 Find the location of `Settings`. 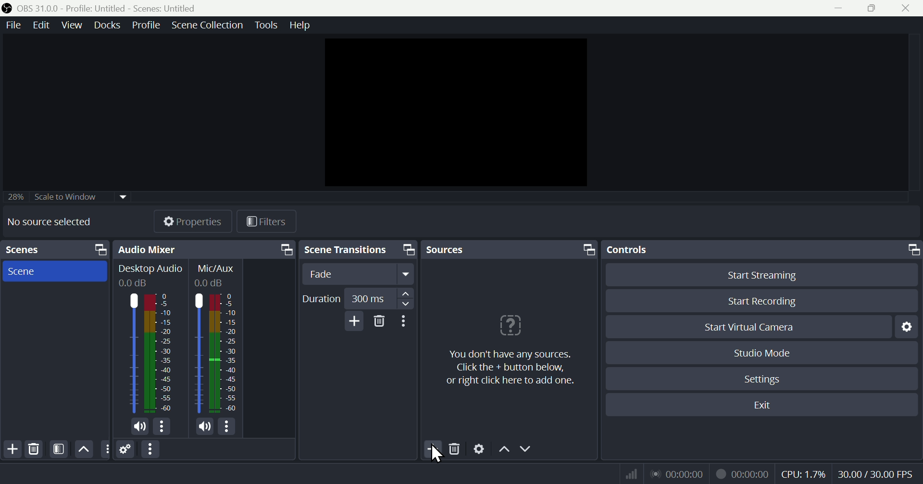

Settings is located at coordinates (126, 450).